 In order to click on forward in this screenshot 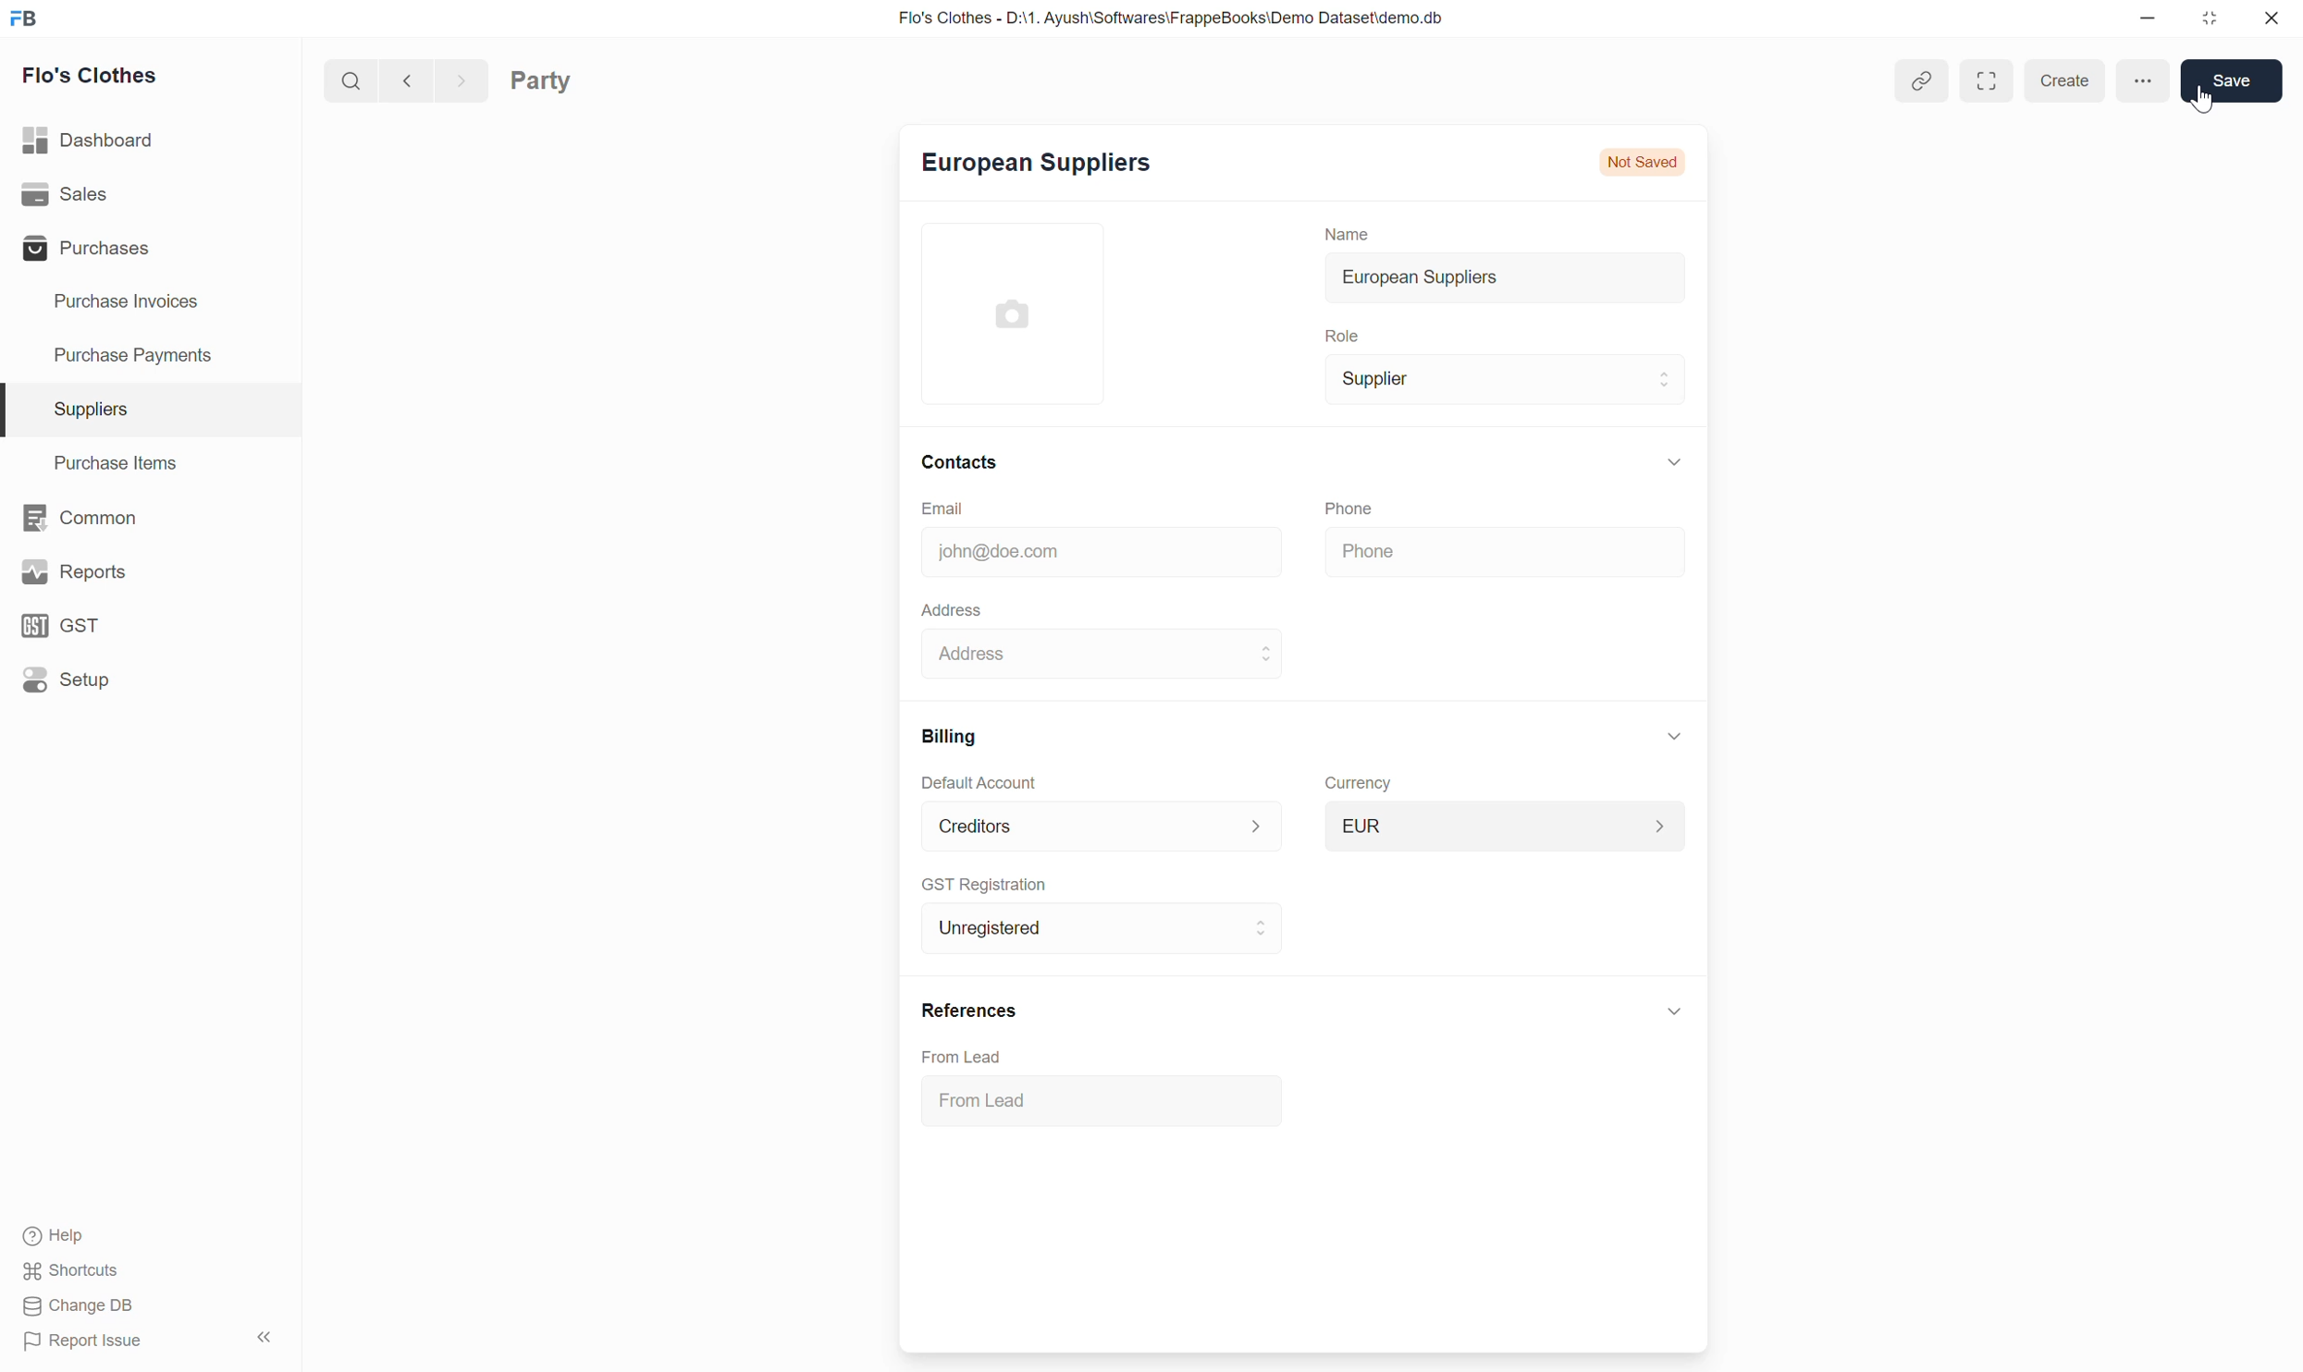, I will do `click(456, 79)`.